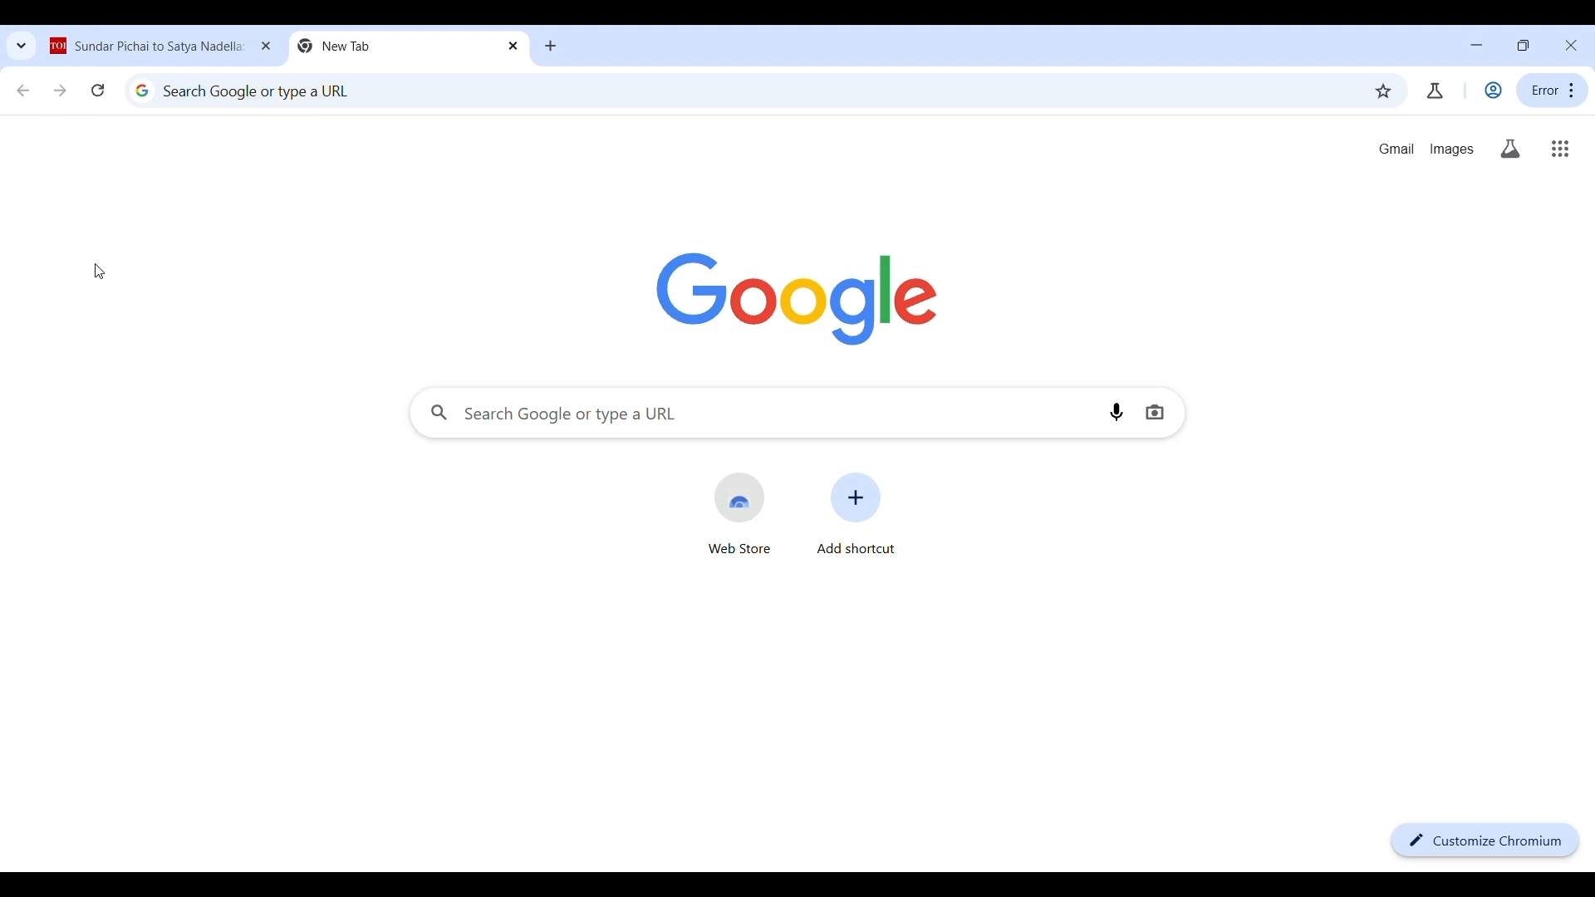  I want to click on Gmail, so click(1396, 149).